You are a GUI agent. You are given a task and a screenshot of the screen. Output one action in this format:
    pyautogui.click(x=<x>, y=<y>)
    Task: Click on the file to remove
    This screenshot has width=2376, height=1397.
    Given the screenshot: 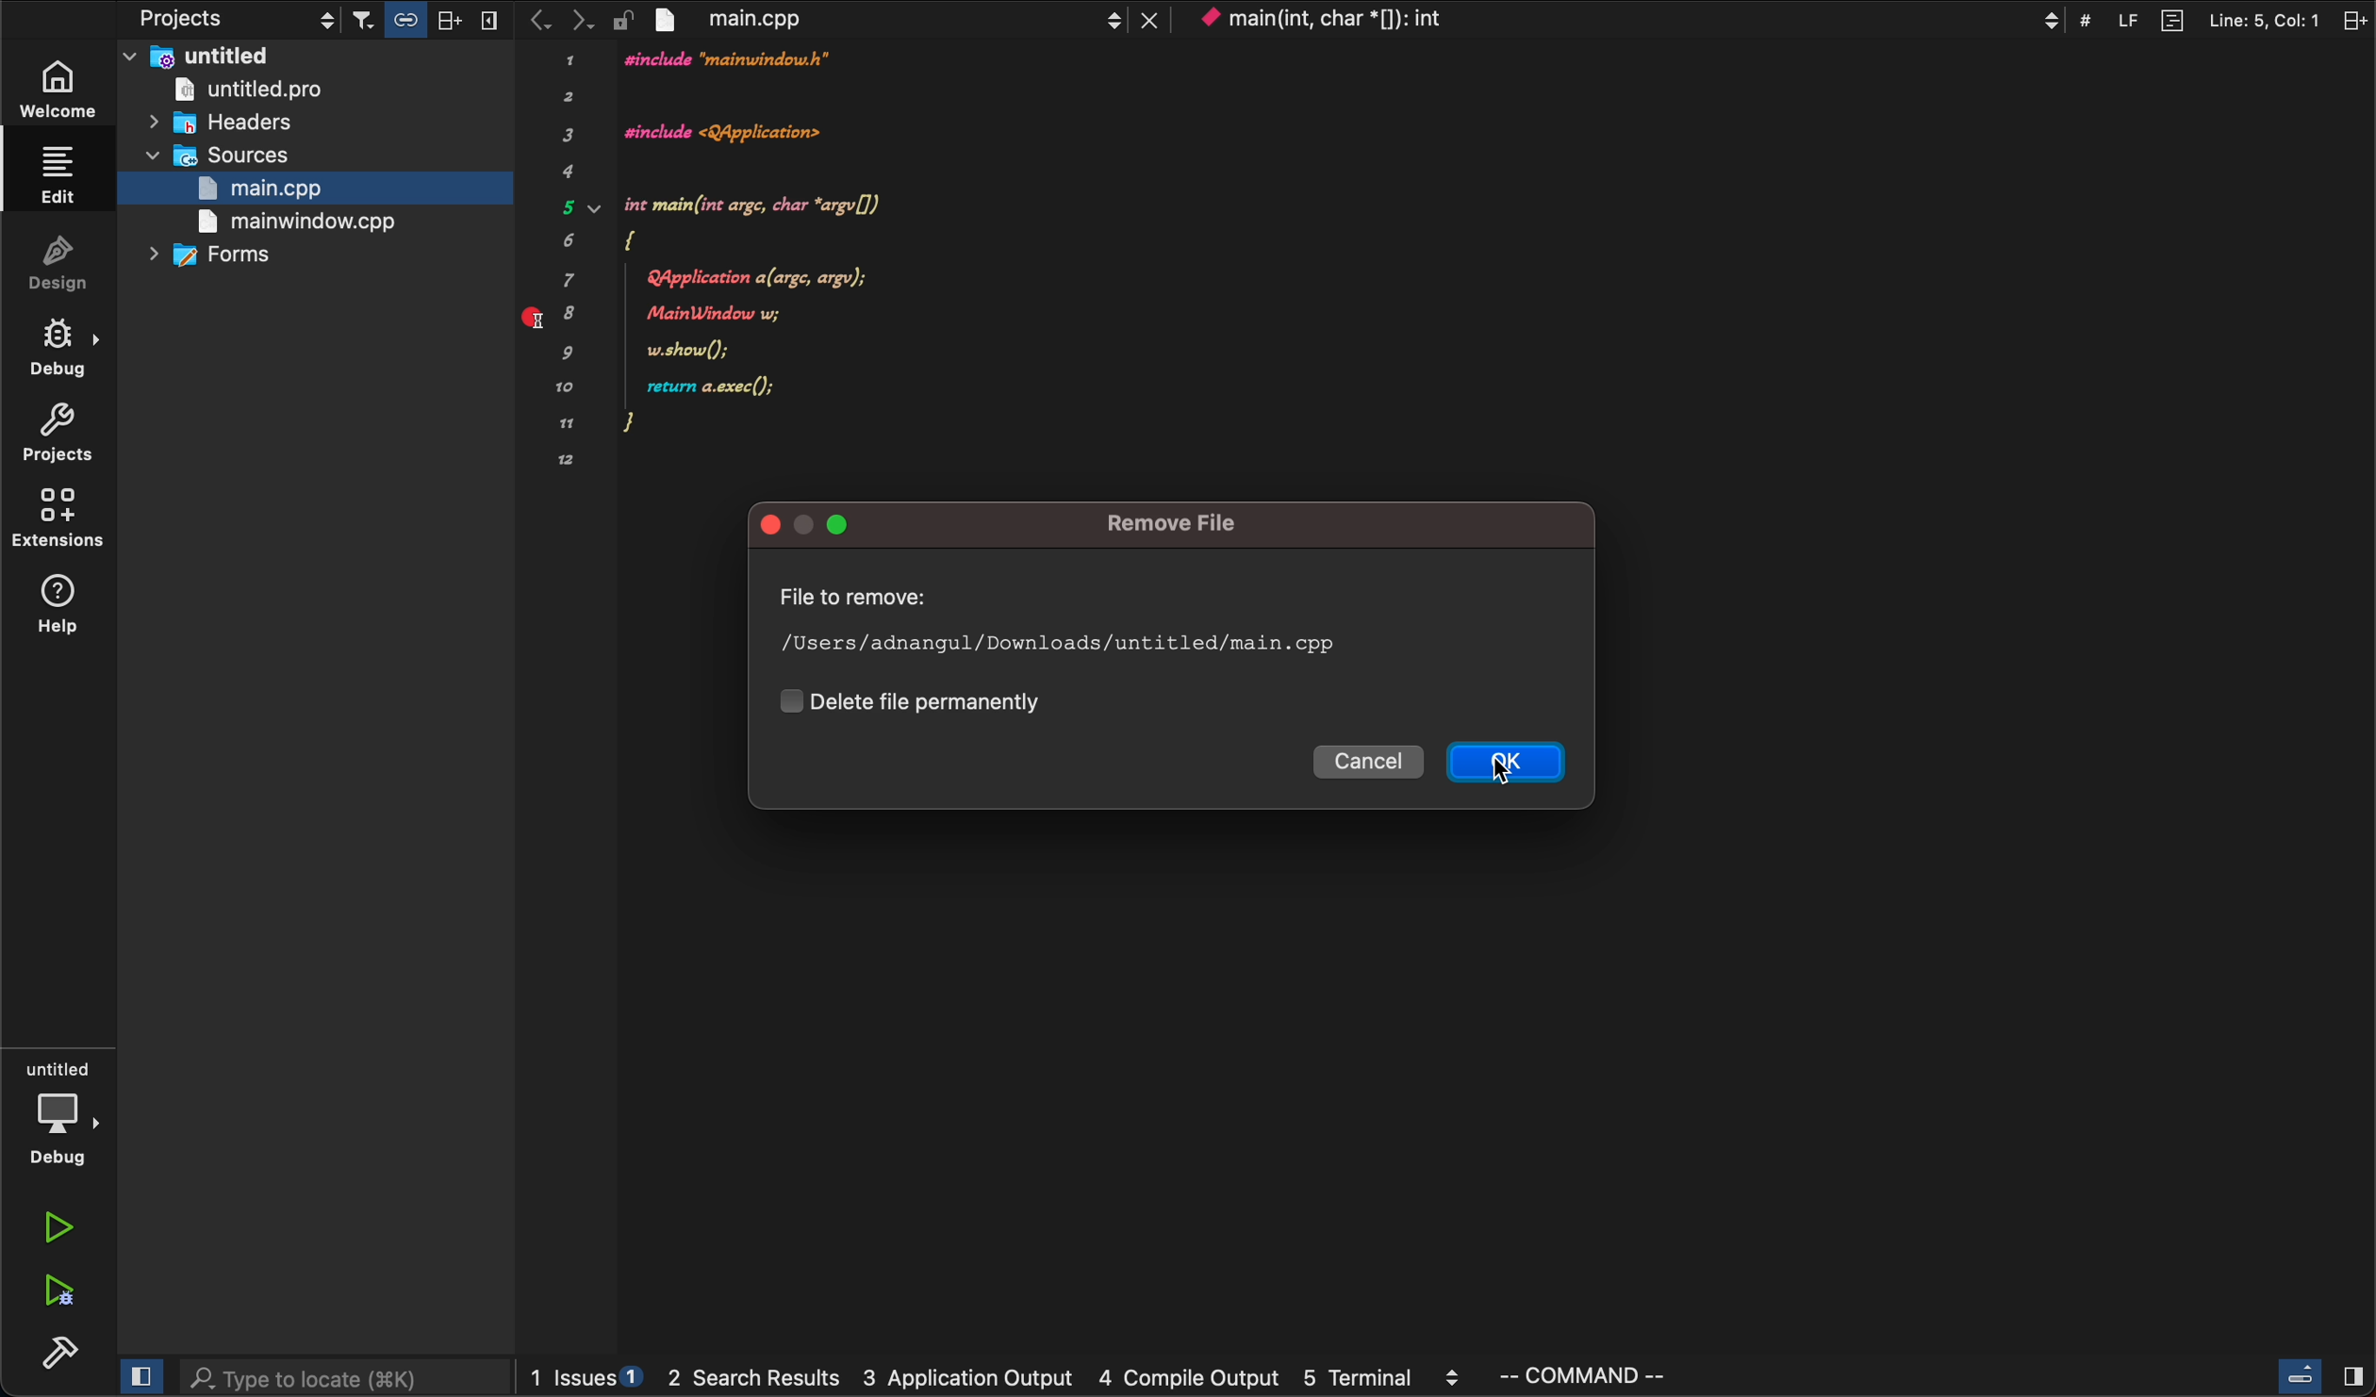 What is the action you would take?
    pyautogui.click(x=1076, y=626)
    